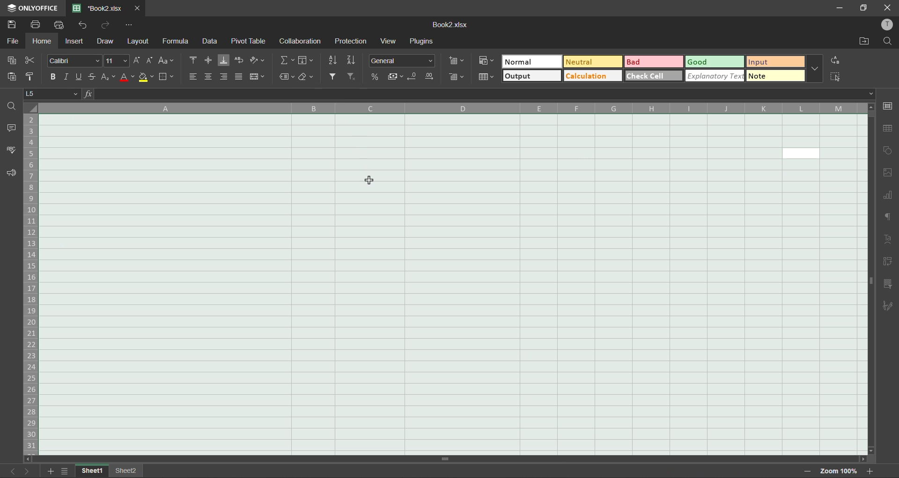 Image resolution: width=899 pixels, height=478 pixels. What do you see at coordinates (885, 25) in the screenshot?
I see `profile` at bounding box center [885, 25].